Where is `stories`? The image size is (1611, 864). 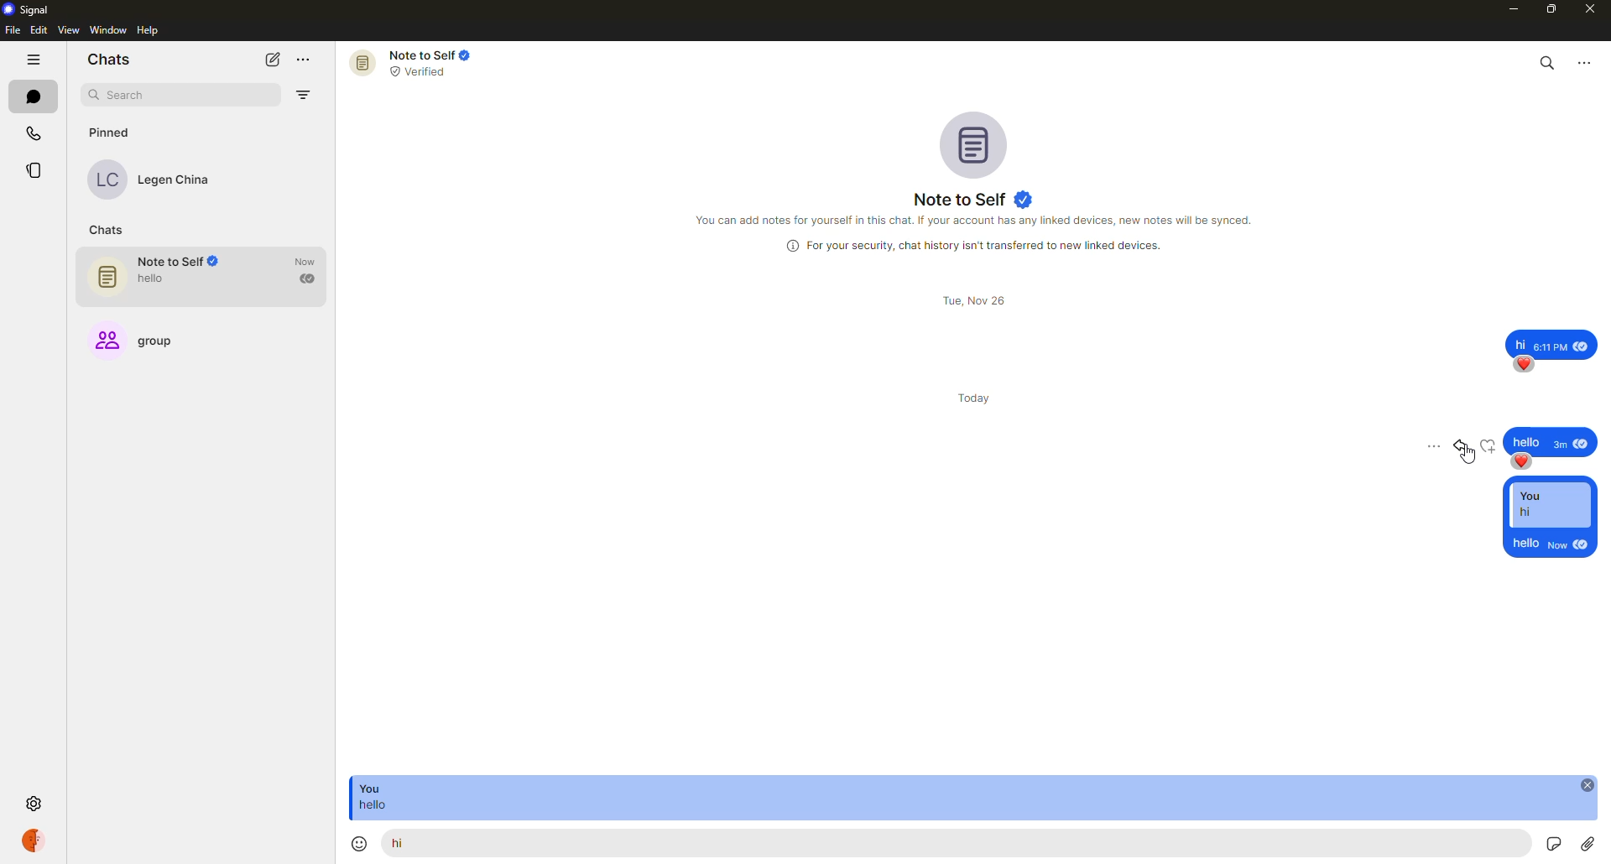
stories is located at coordinates (36, 169).